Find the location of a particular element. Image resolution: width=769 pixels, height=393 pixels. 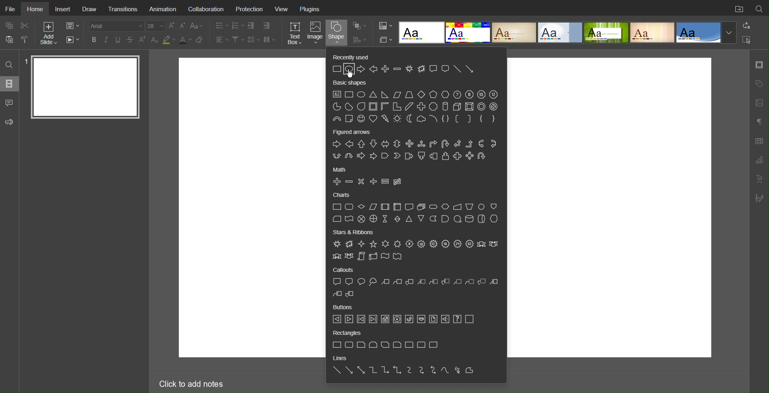

Colors is located at coordinates (384, 25).